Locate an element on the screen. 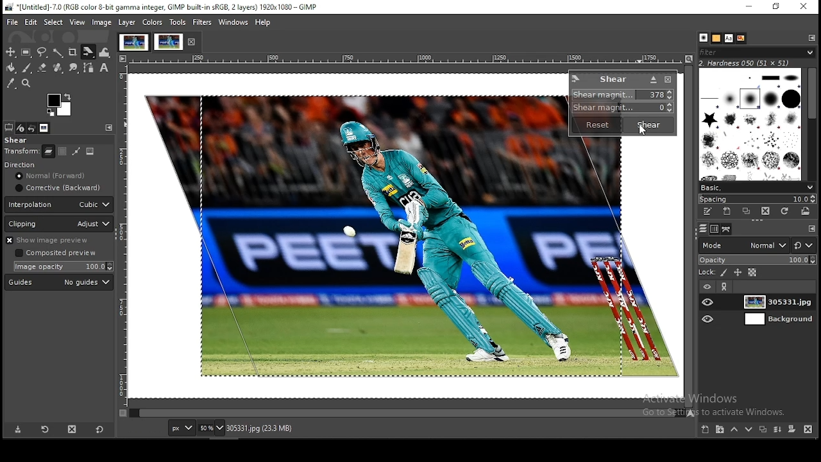 This screenshot has width=821, height=462. normal [forward] is located at coordinates (60, 176).